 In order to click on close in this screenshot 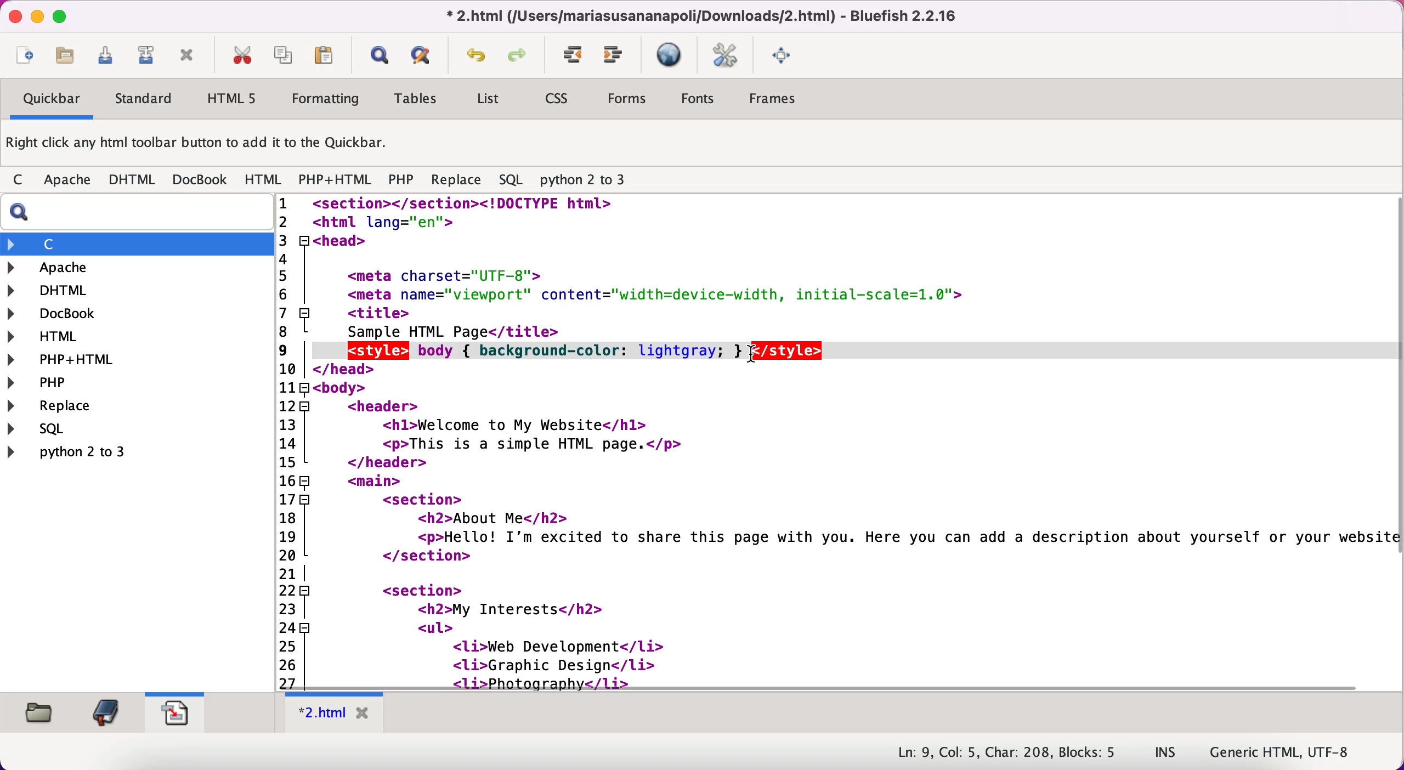, I will do `click(12, 16)`.